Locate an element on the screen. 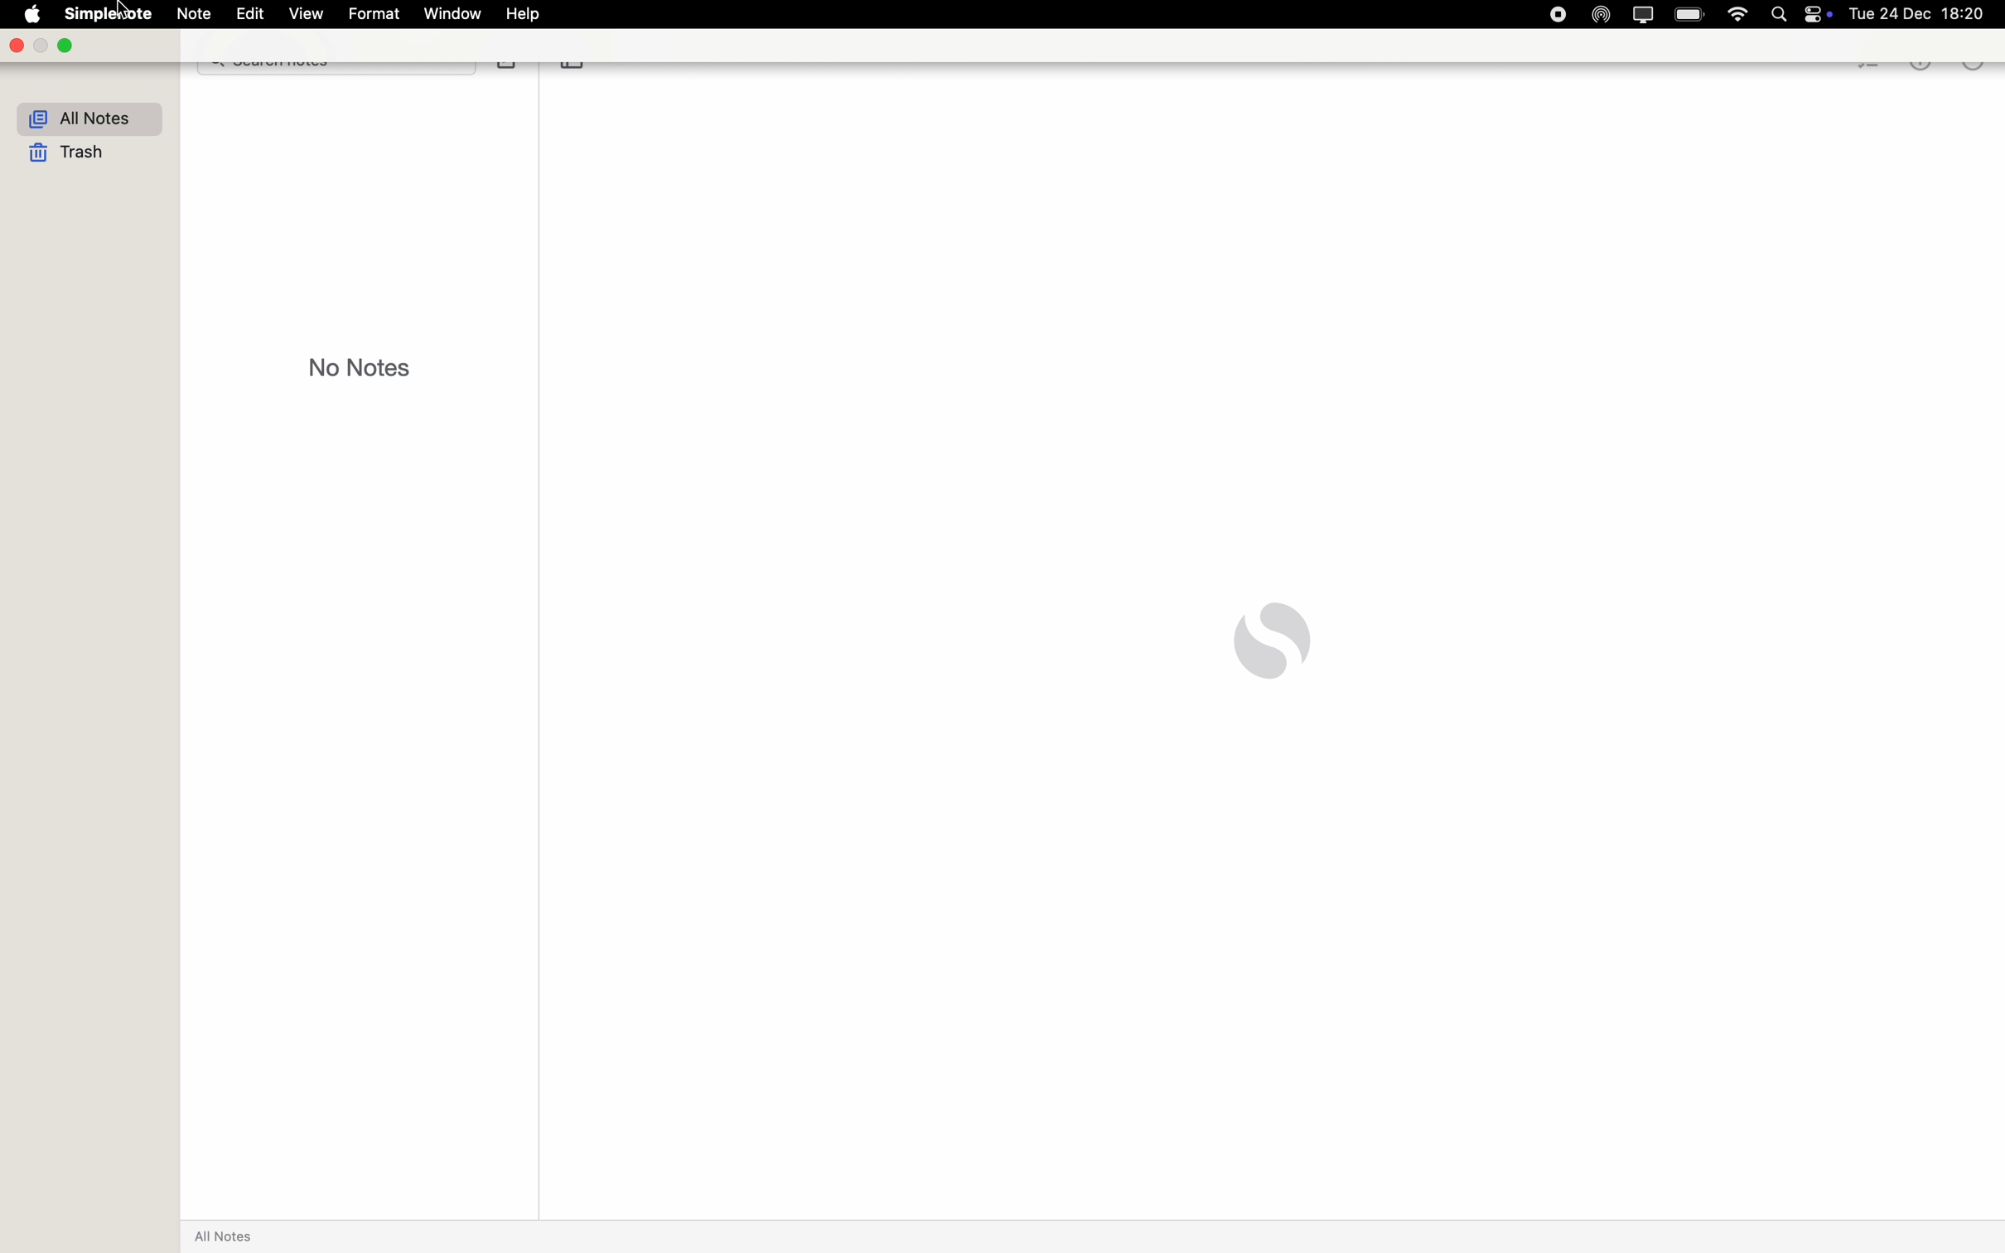 This screenshot has height=1253, width=2005. all notes is located at coordinates (228, 1236).